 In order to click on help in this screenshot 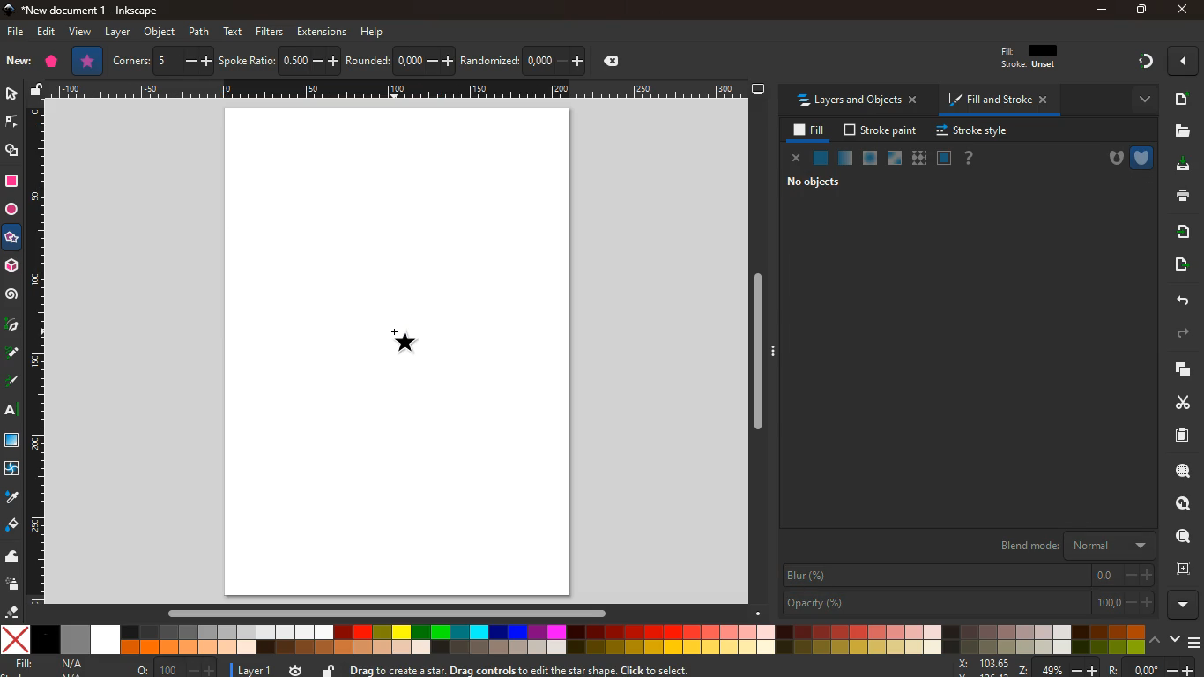, I will do `click(374, 33)`.